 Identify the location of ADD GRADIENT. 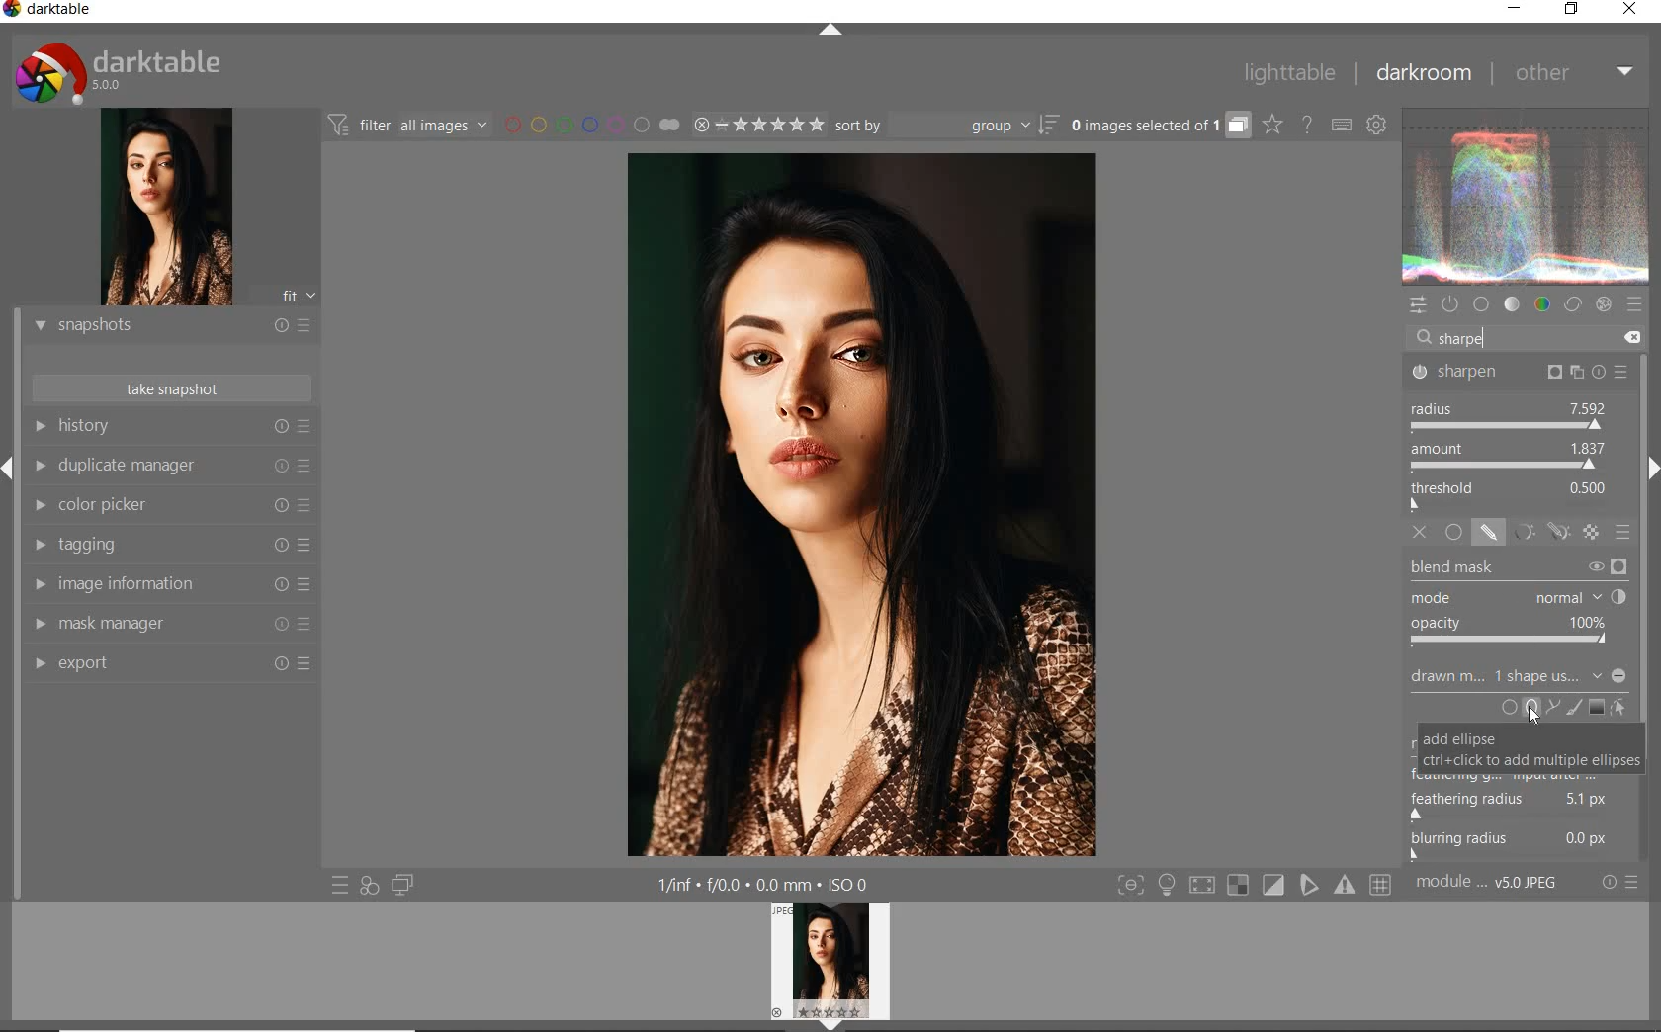
(1596, 706).